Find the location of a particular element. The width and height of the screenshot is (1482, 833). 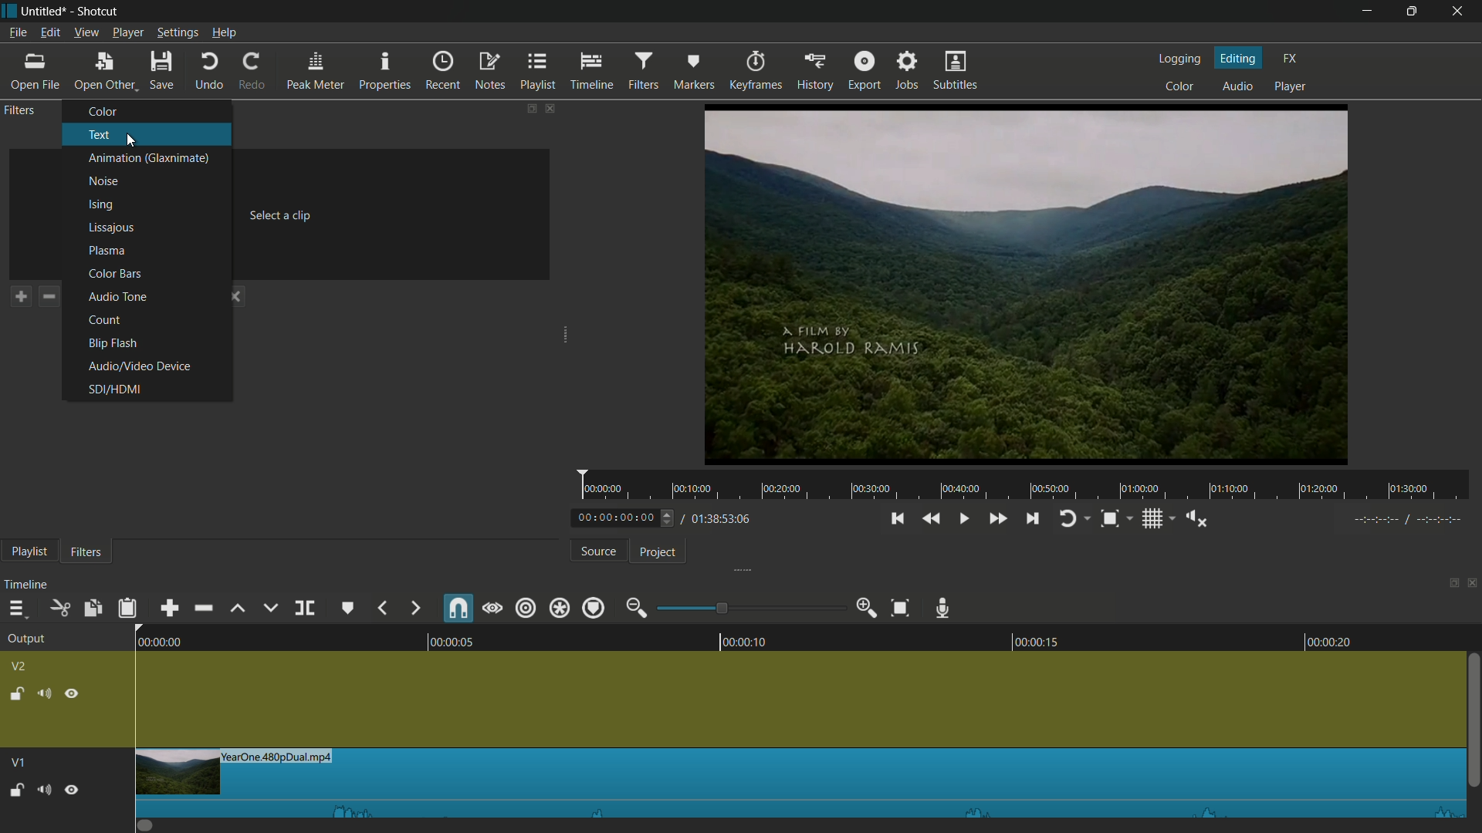

timeline menu is located at coordinates (15, 609).